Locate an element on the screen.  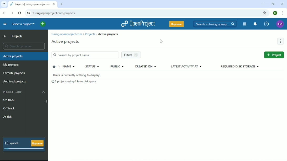
On track is located at coordinates (25, 100).